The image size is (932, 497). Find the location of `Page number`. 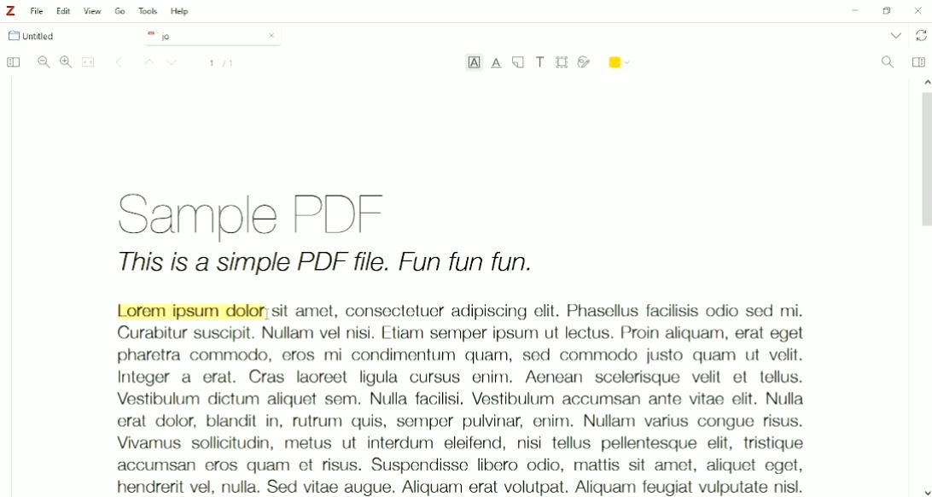

Page number is located at coordinates (222, 63).